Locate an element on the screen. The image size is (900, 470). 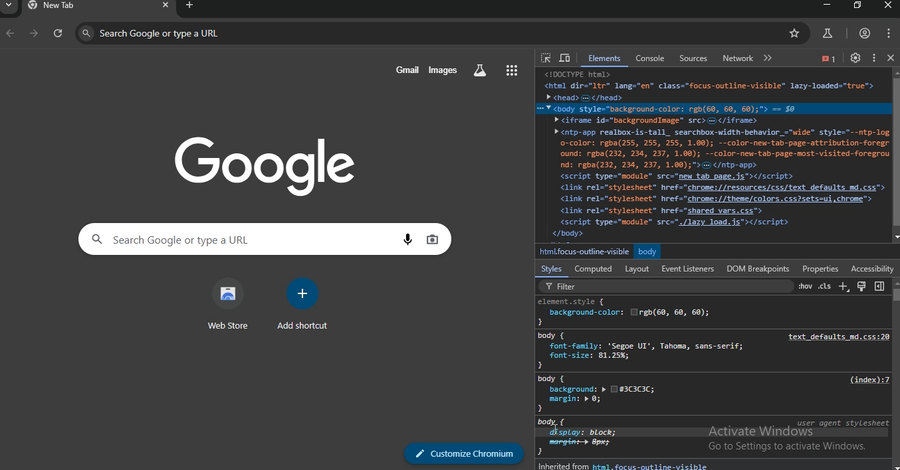
image search is located at coordinates (436, 240).